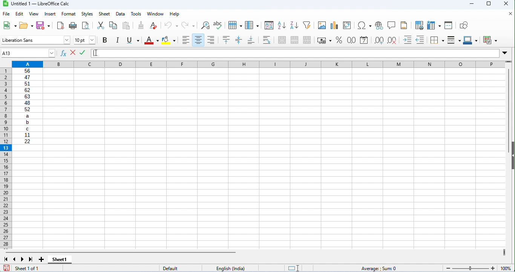 The height and width of the screenshot is (272, 515). Describe the element at coordinates (421, 40) in the screenshot. I see `decrease indent` at that location.